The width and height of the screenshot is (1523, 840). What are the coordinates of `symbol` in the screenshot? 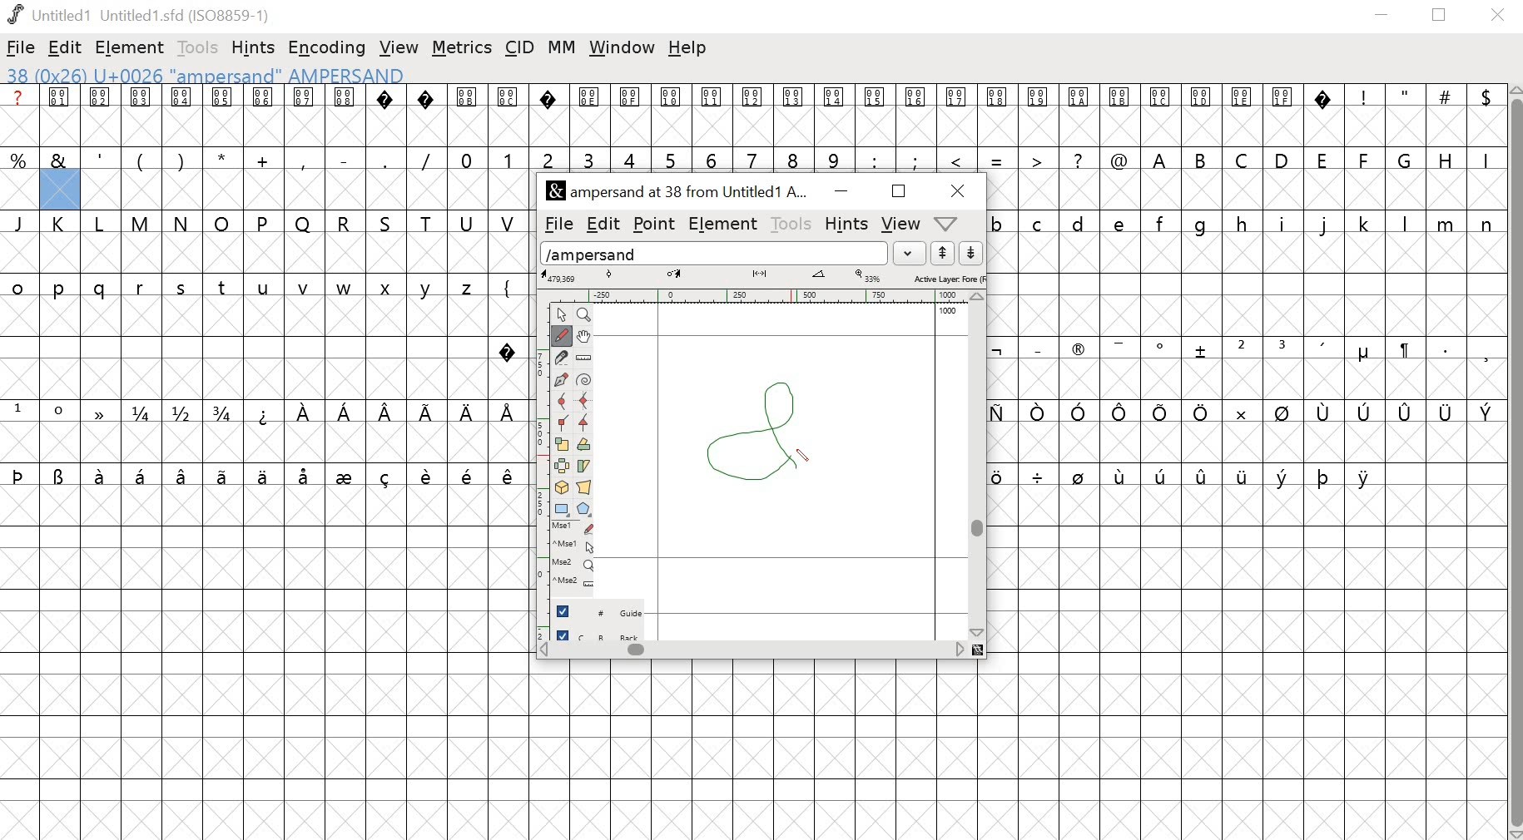 It's located at (509, 411).